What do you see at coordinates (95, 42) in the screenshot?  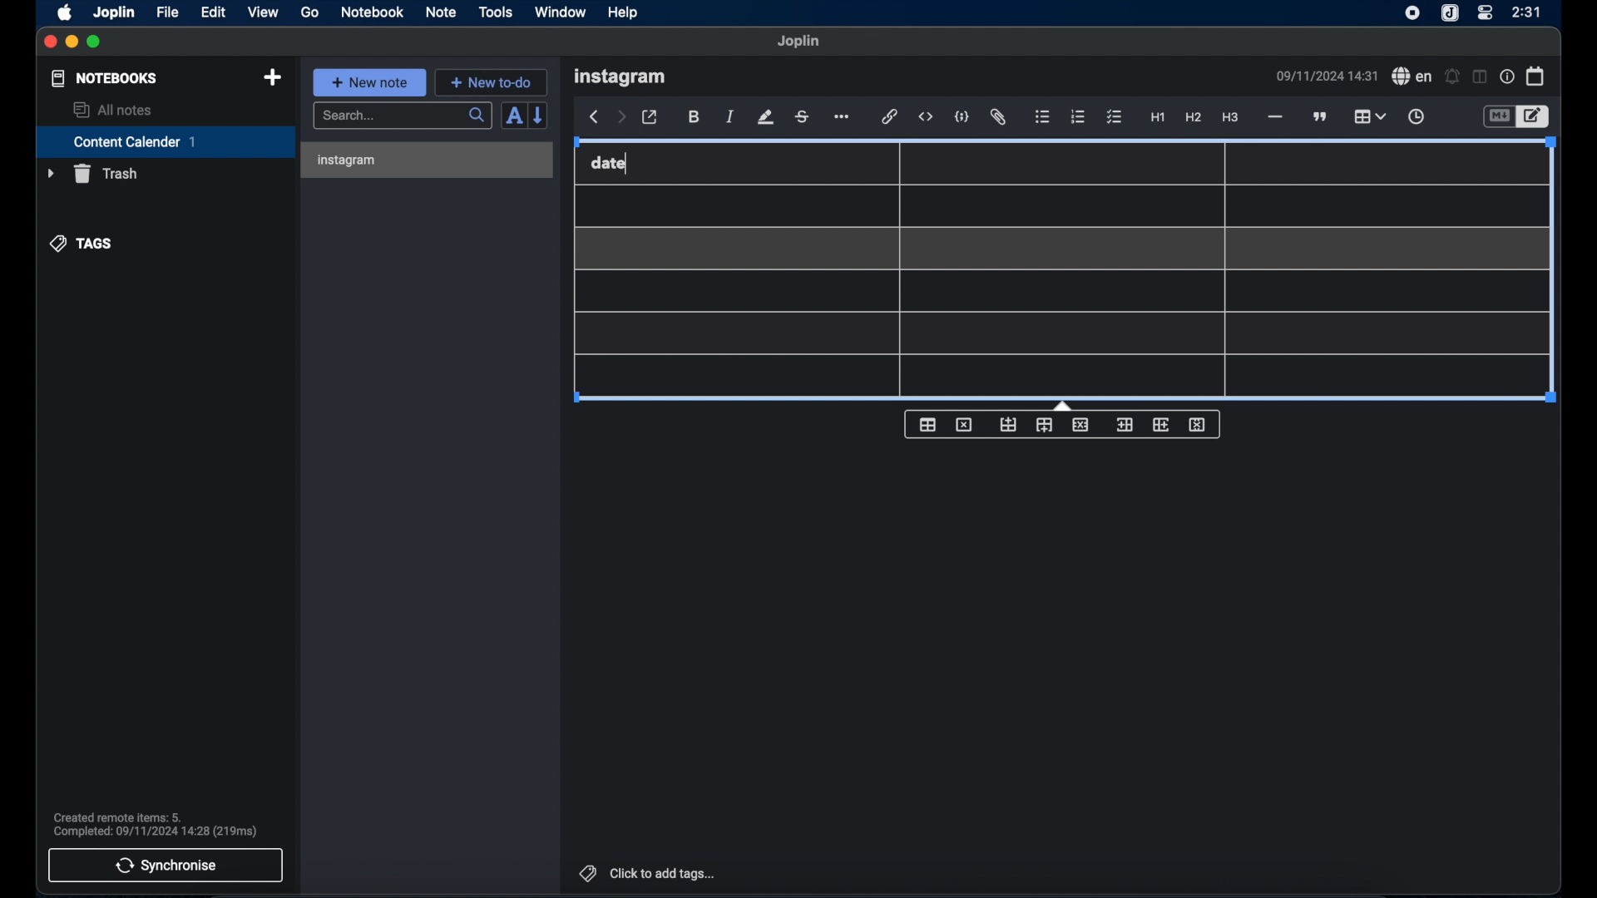 I see `maximize` at bounding box center [95, 42].